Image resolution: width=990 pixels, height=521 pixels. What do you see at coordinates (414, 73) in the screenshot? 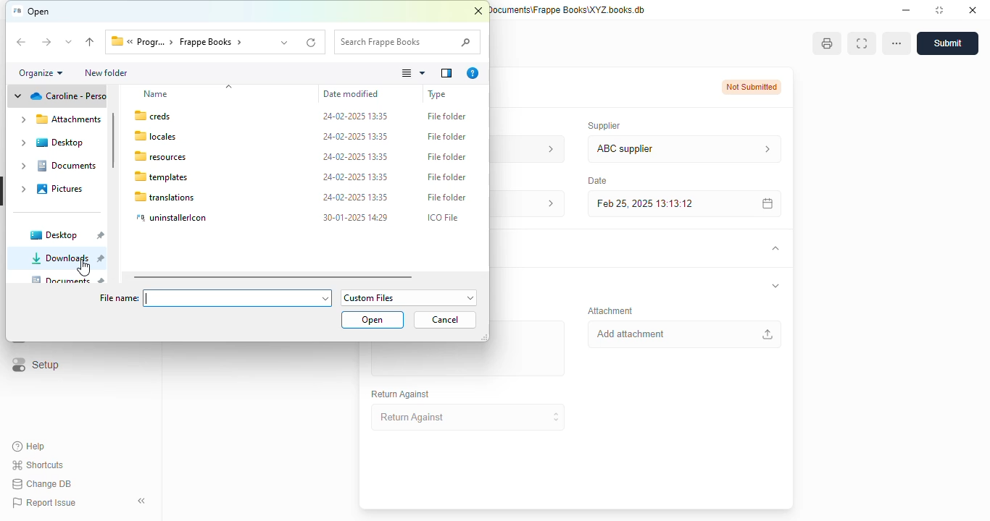
I see `change your view` at bounding box center [414, 73].